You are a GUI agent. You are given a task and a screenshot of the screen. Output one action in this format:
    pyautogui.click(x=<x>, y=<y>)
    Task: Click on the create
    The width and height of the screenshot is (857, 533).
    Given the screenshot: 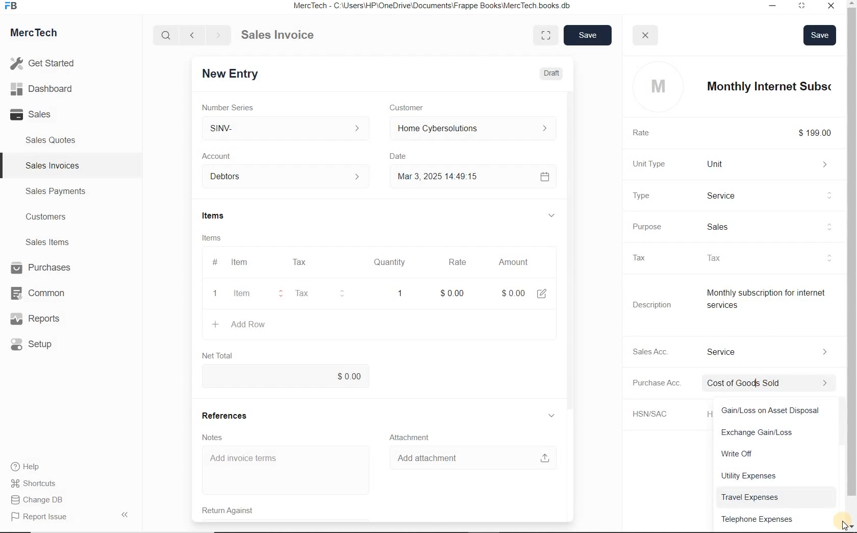 What is the action you would take?
    pyautogui.click(x=217, y=324)
    